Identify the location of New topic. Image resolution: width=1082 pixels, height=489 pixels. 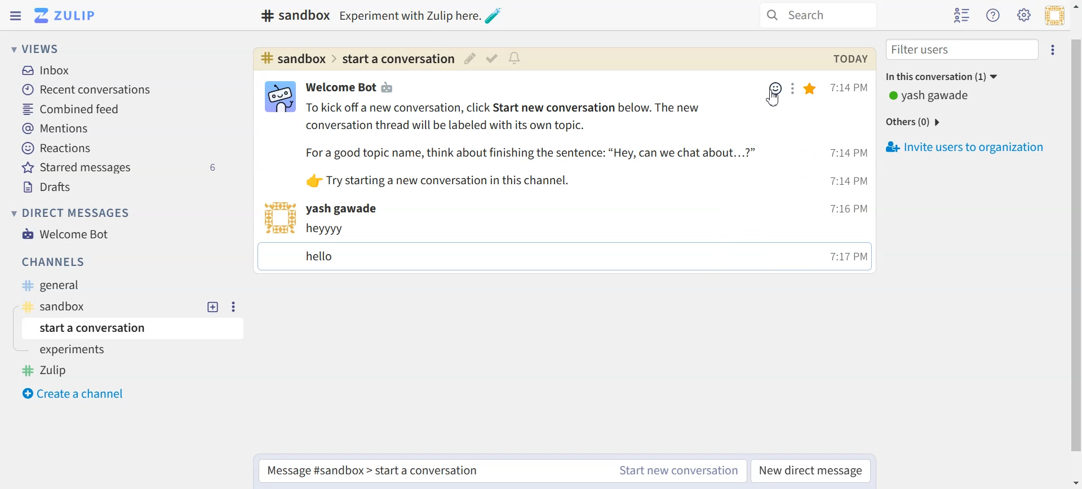
(214, 307).